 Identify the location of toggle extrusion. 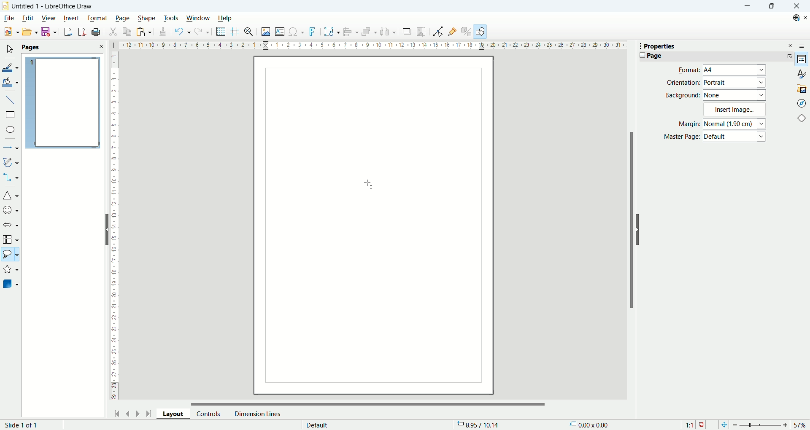
(467, 32).